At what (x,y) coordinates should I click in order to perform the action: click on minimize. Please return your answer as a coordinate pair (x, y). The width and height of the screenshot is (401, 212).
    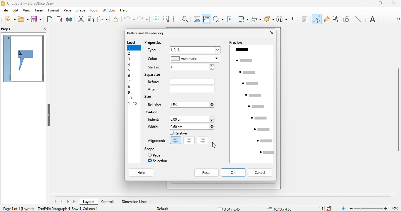
    Looking at the image, I should click on (367, 4).